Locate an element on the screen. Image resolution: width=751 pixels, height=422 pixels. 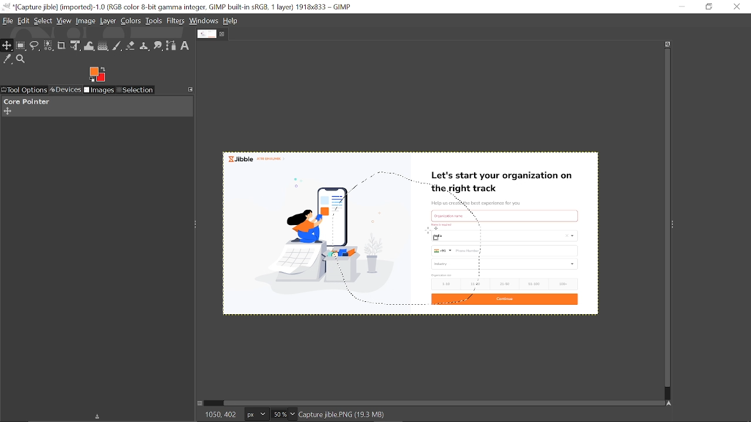
Cursor here is located at coordinates (428, 231).